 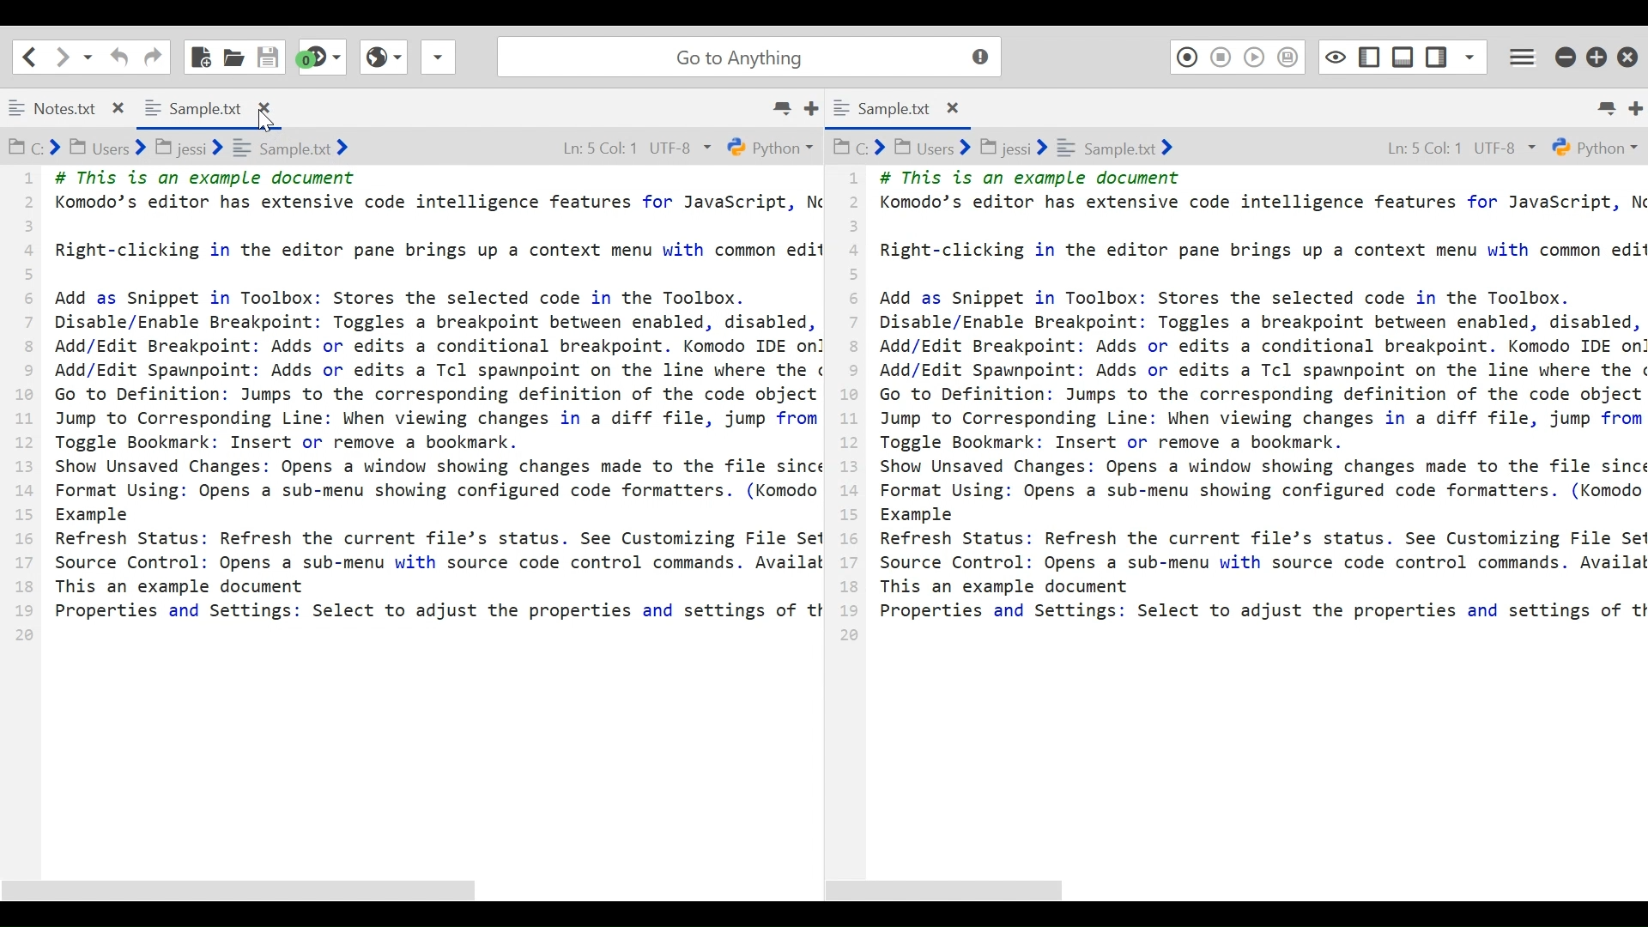 I want to click on Restore, so click(x=1598, y=58).